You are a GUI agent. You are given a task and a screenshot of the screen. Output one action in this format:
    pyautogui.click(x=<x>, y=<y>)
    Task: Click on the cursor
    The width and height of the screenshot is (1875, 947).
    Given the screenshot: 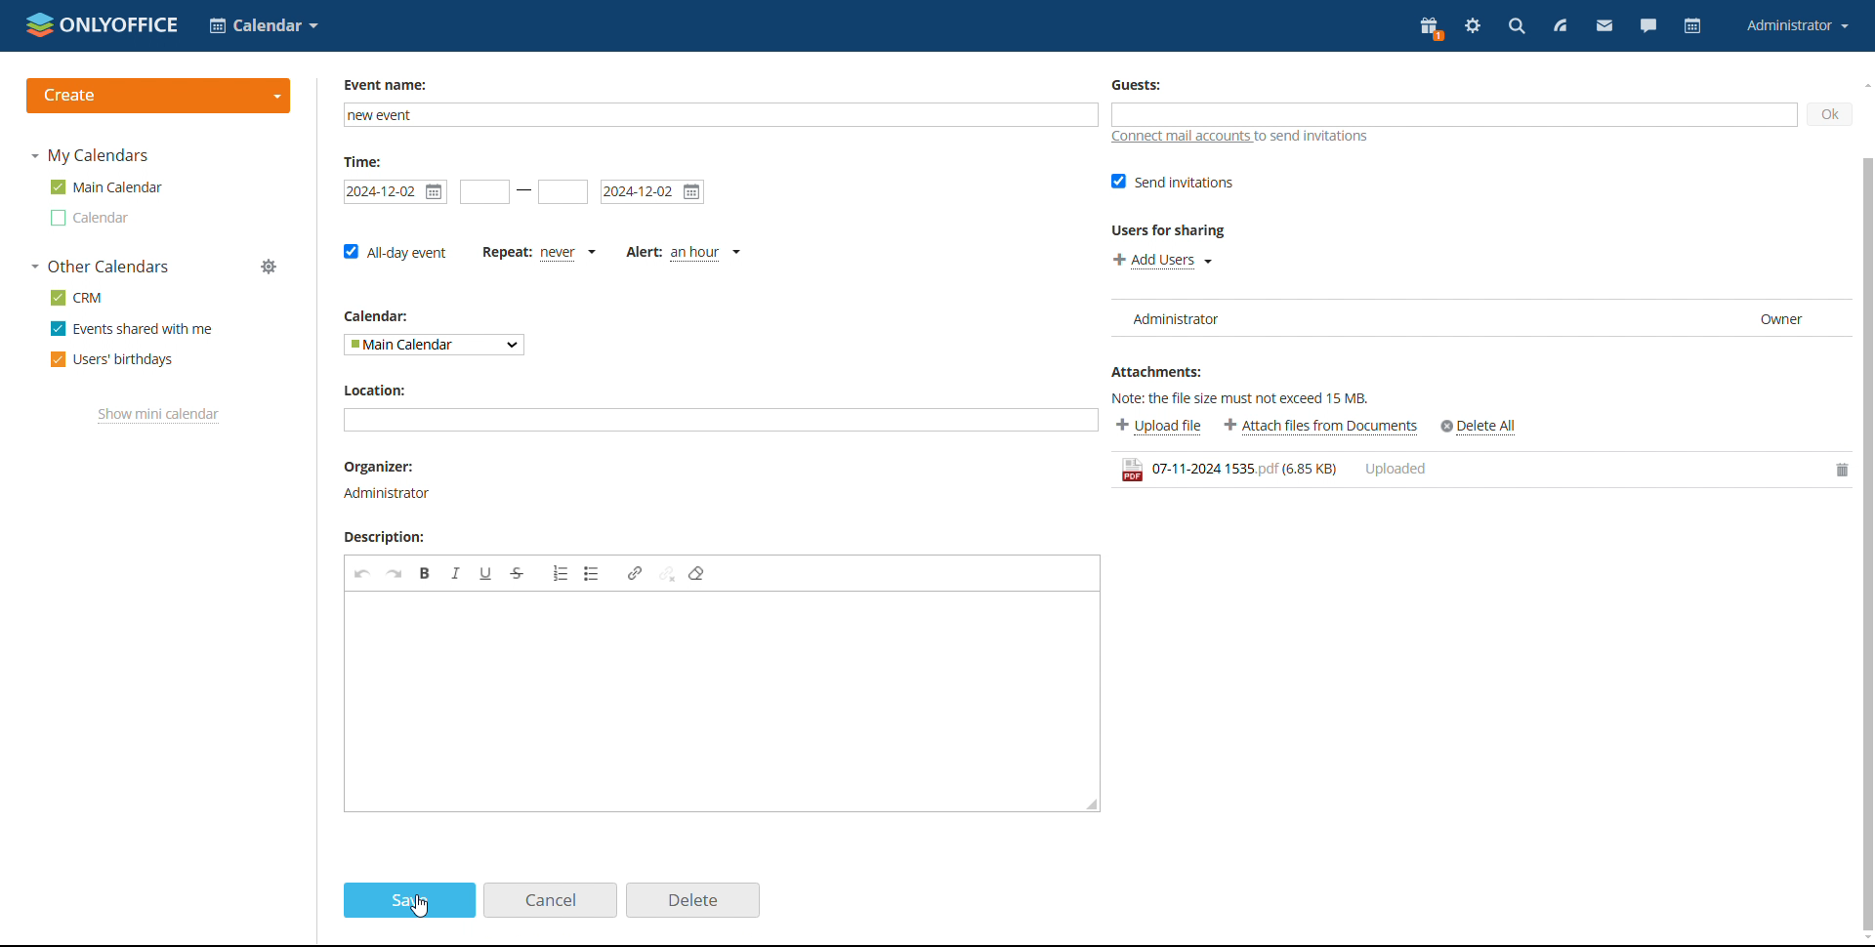 What is the action you would take?
    pyautogui.click(x=417, y=913)
    